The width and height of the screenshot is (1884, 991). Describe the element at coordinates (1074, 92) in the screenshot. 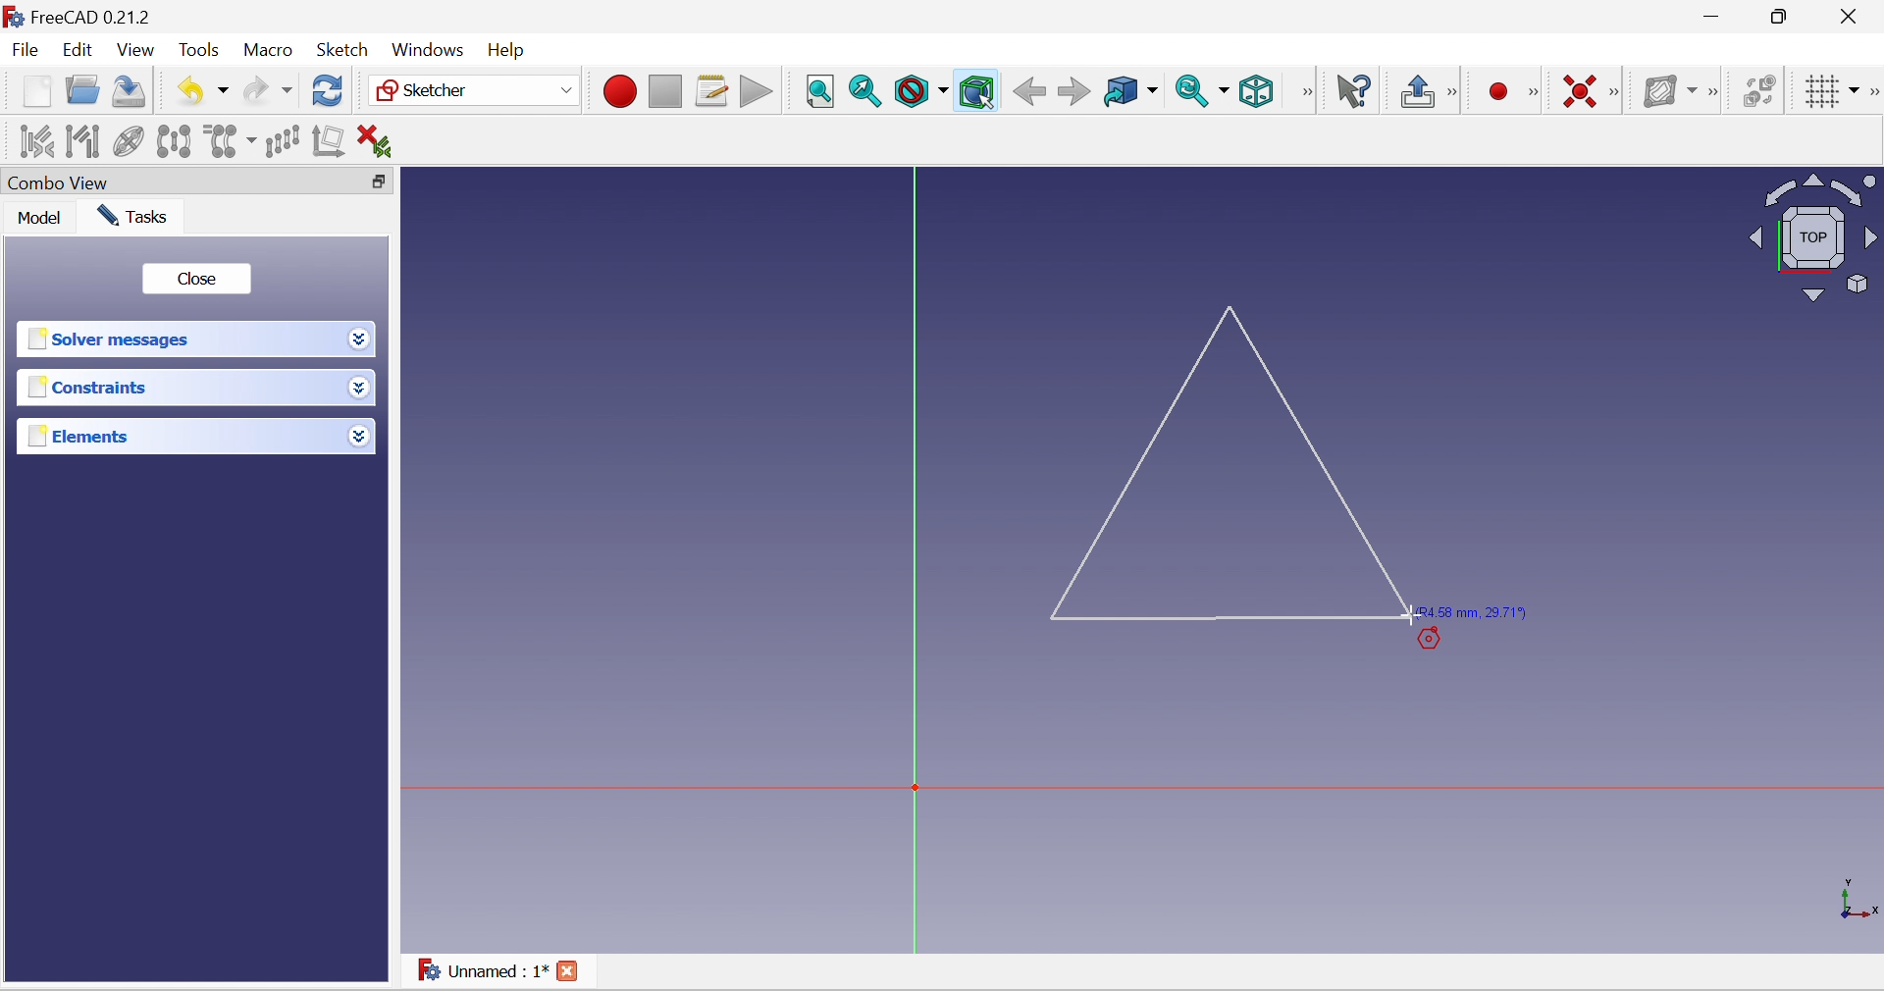

I see `Forward` at that location.